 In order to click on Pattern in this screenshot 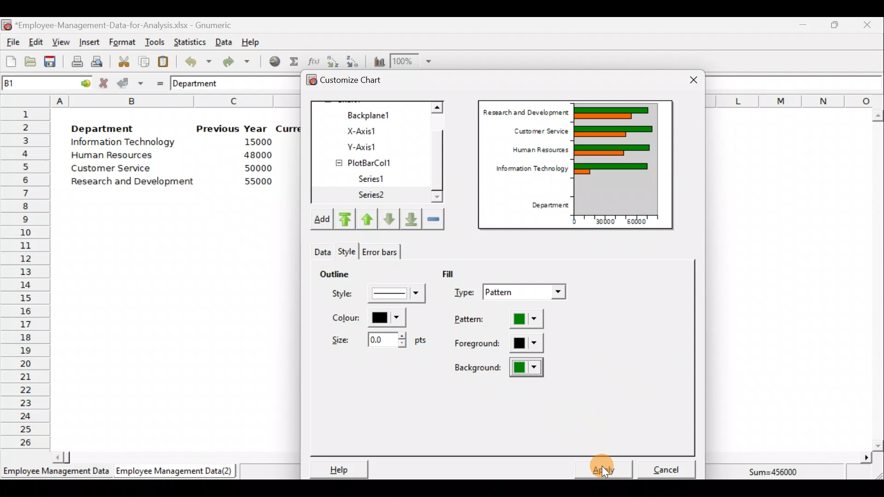, I will do `click(507, 320)`.